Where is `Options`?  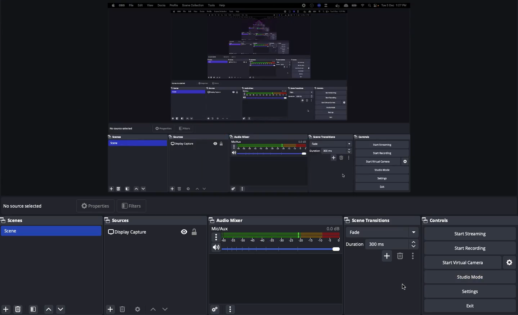
Options is located at coordinates (412, 256).